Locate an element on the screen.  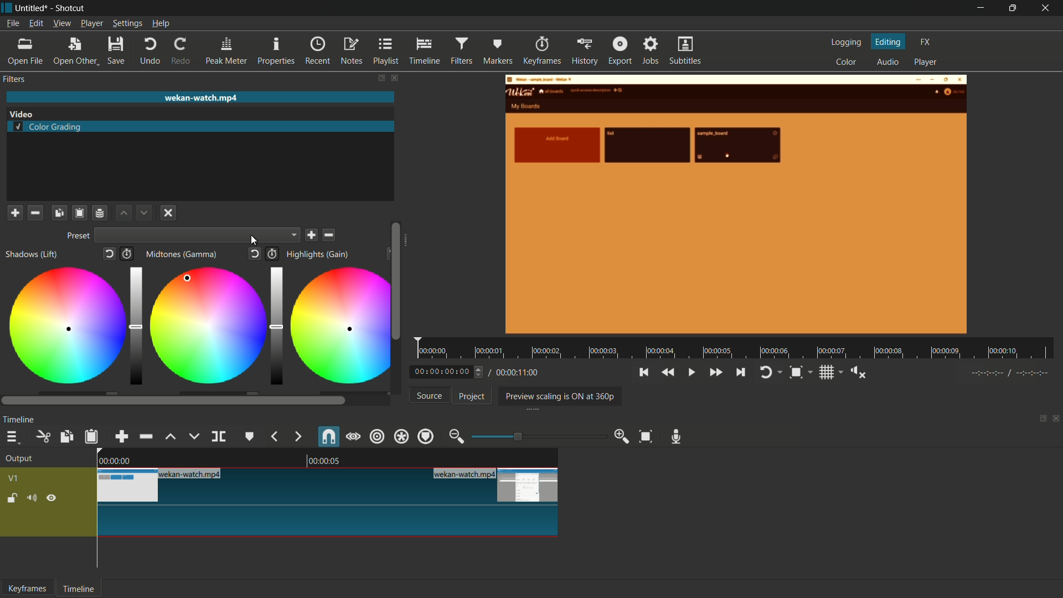
jobs is located at coordinates (652, 51).